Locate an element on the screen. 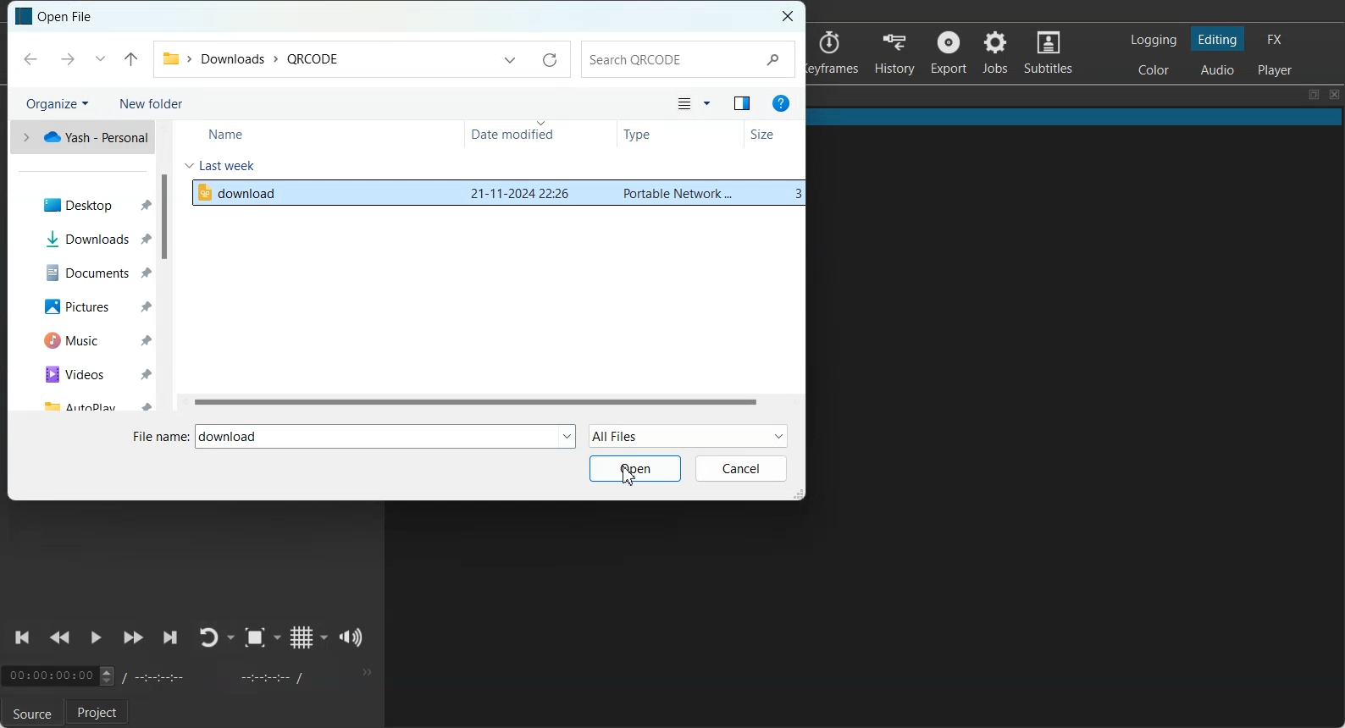  Music is located at coordinates (89, 339).